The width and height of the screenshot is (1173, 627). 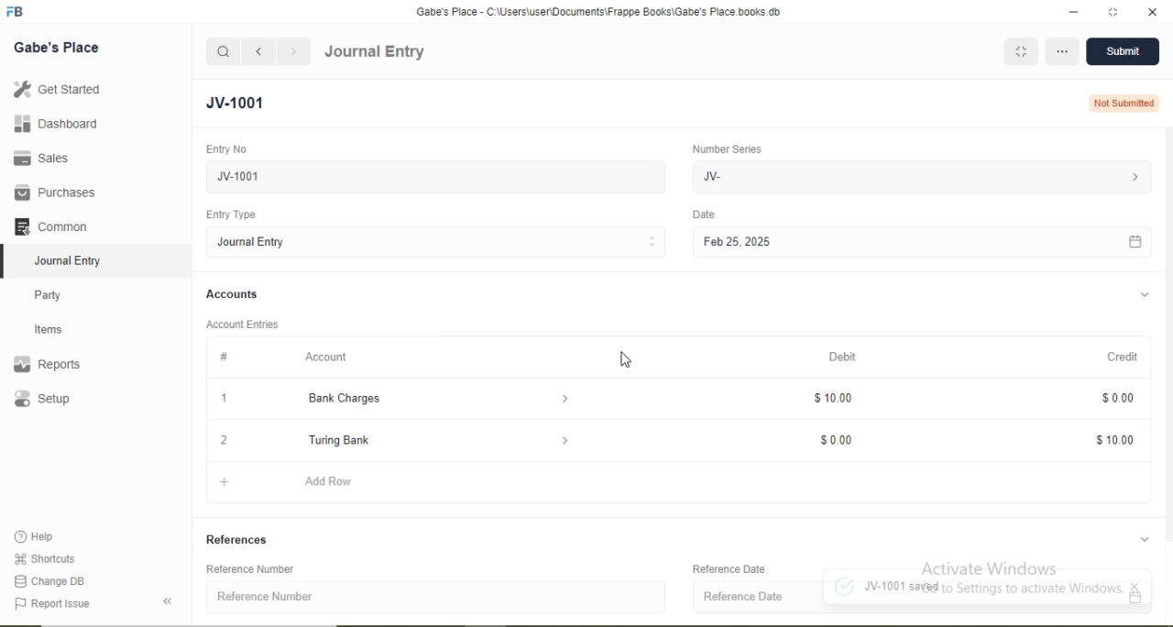 What do you see at coordinates (921, 243) in the screenshot?
I see `Feb 25, 2025` at bounding box center [921, 243].